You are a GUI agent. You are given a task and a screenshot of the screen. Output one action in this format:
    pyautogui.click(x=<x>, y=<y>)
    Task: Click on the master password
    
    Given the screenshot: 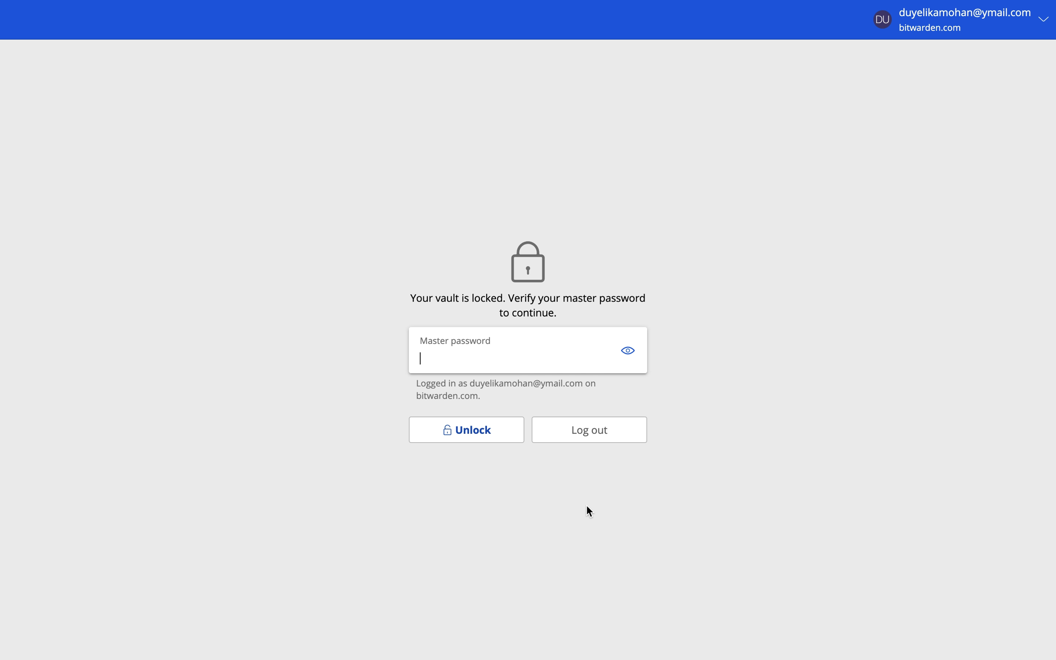 What is the action you would take?
    pyautogui.click(x=457, y=340)
    